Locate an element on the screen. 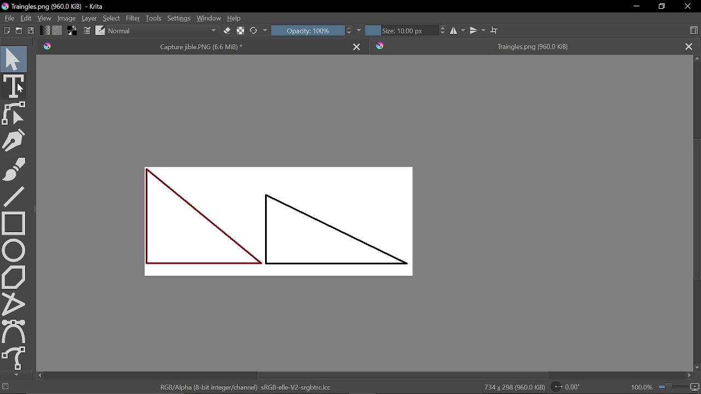  Edit brush settings is located at coordinates (240, 30).